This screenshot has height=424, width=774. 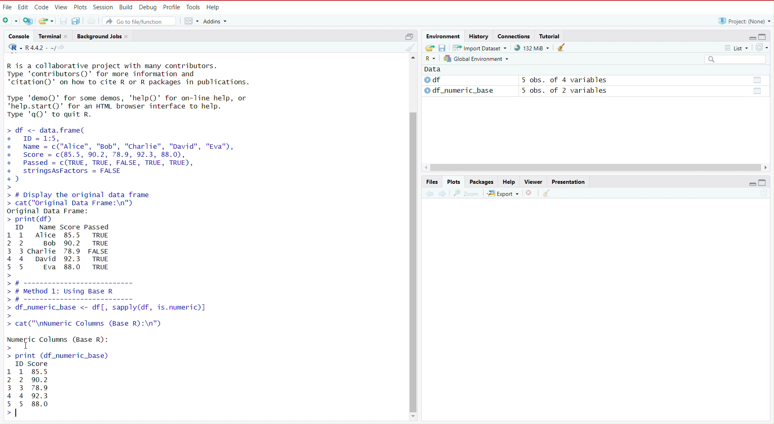 What do you see at coordinates (444, 48) in the screenshot?
I see `save workspace as` at bounding box center [444, 48].